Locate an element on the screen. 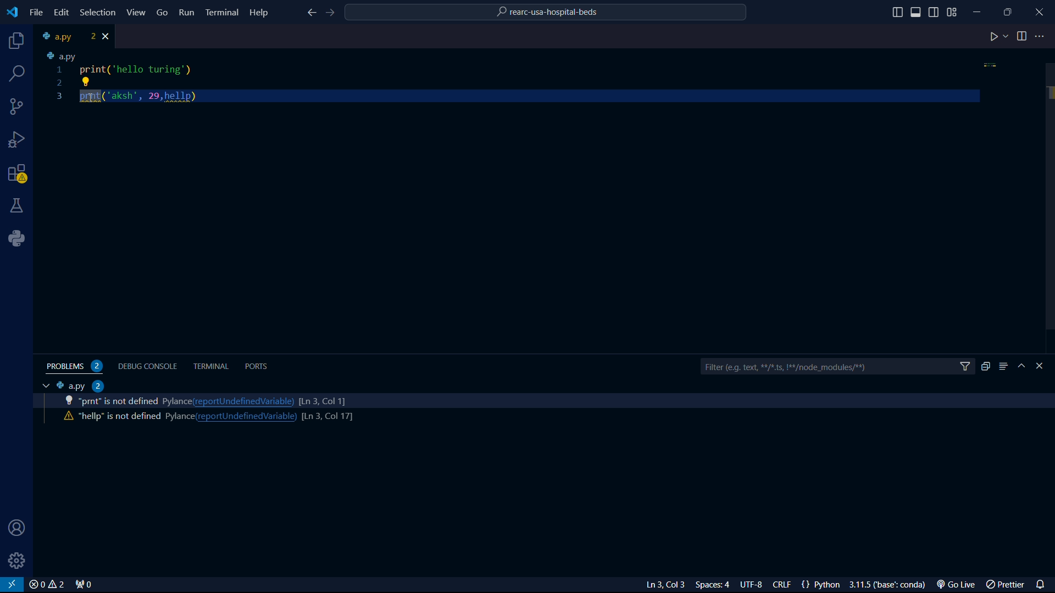 This screenshot has height=593, width=1055. Go Live is located at coordinates (959, 585).